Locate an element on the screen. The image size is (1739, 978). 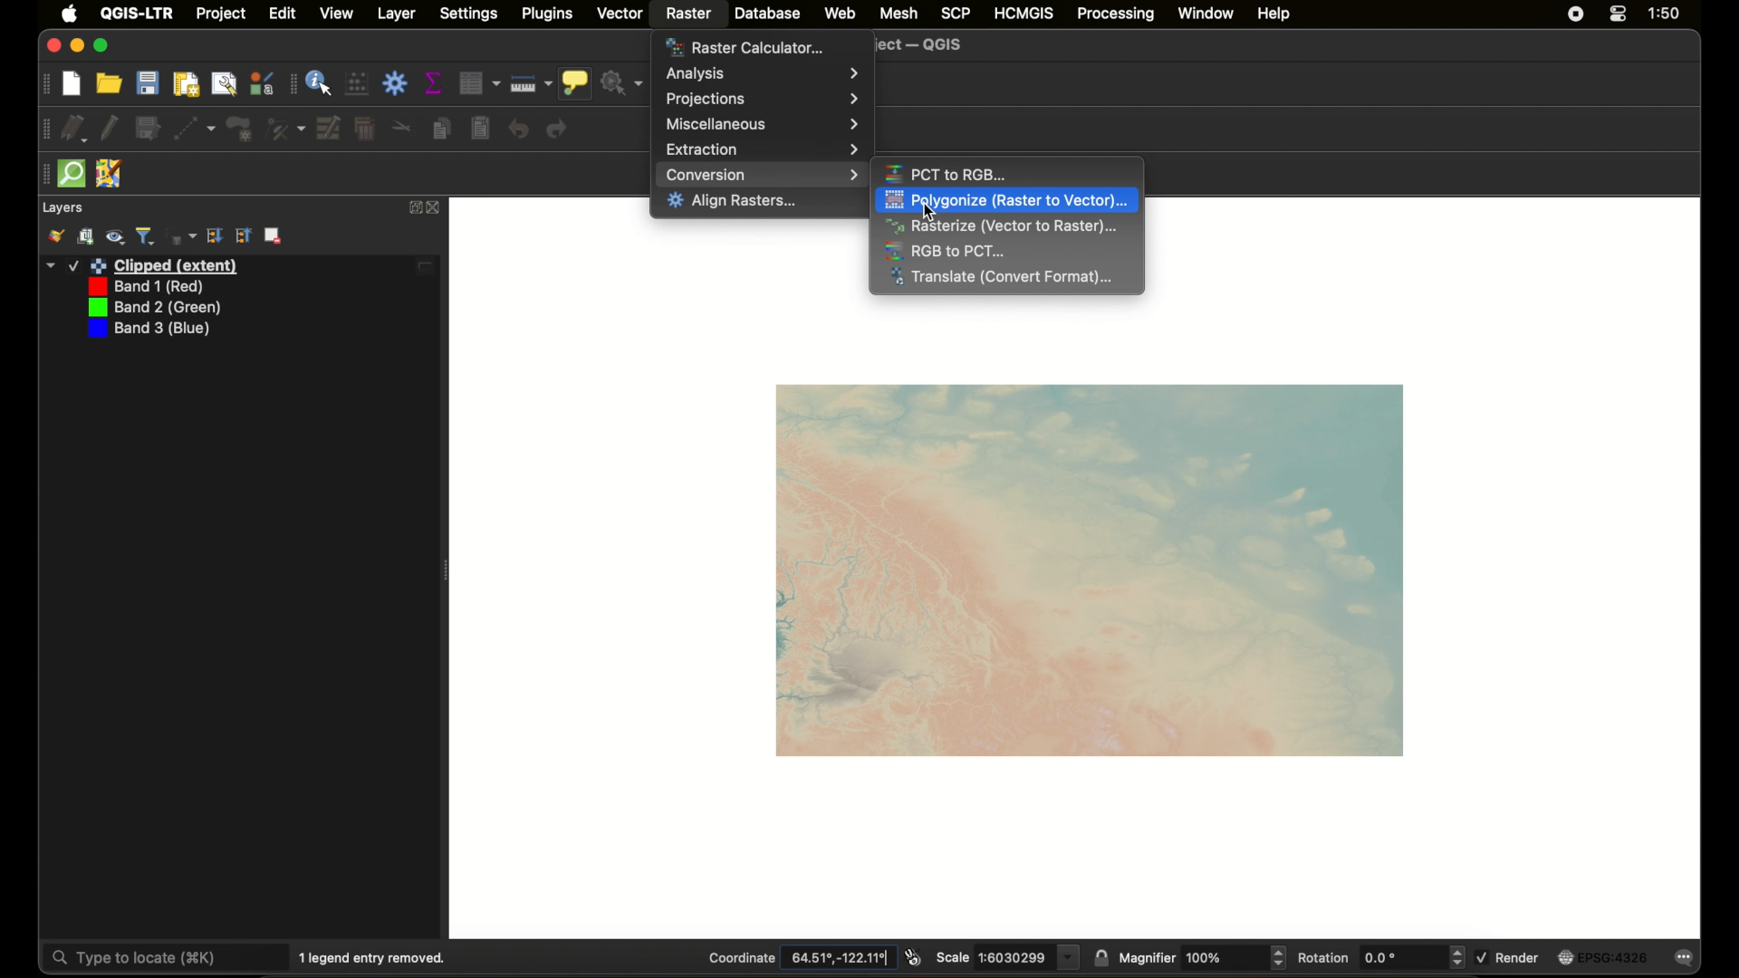
no action selected is located at coordinates (624, 83).